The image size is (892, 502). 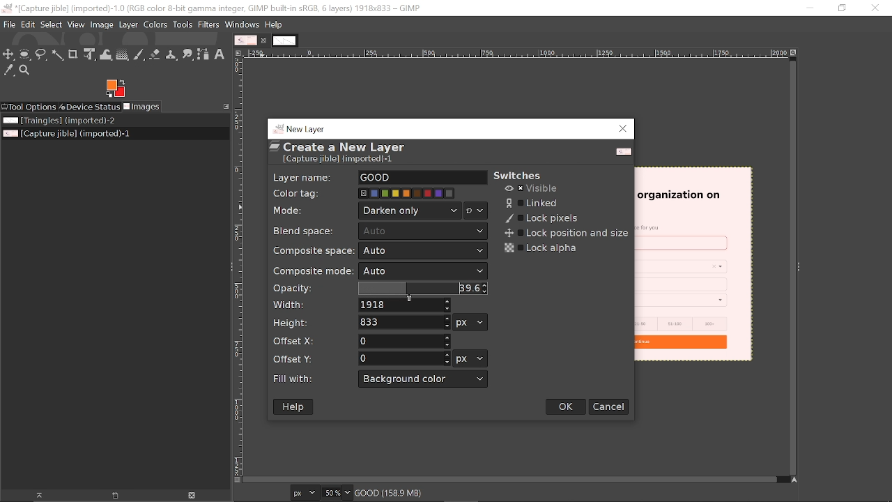 What do you see at coordinates (542, 219) in the screenshot?
I see `Lock pixels` at bounding box center [542, 219].